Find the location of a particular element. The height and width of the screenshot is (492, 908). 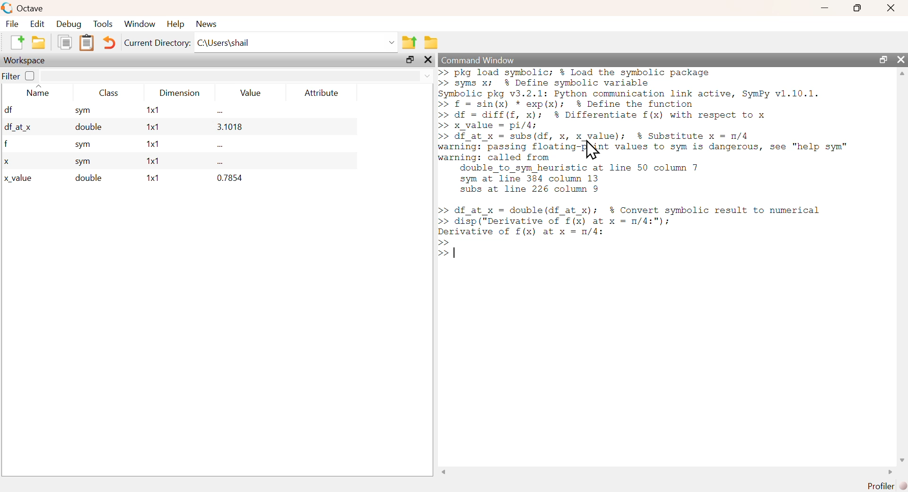

New Script is located at coordinates (19, 42).